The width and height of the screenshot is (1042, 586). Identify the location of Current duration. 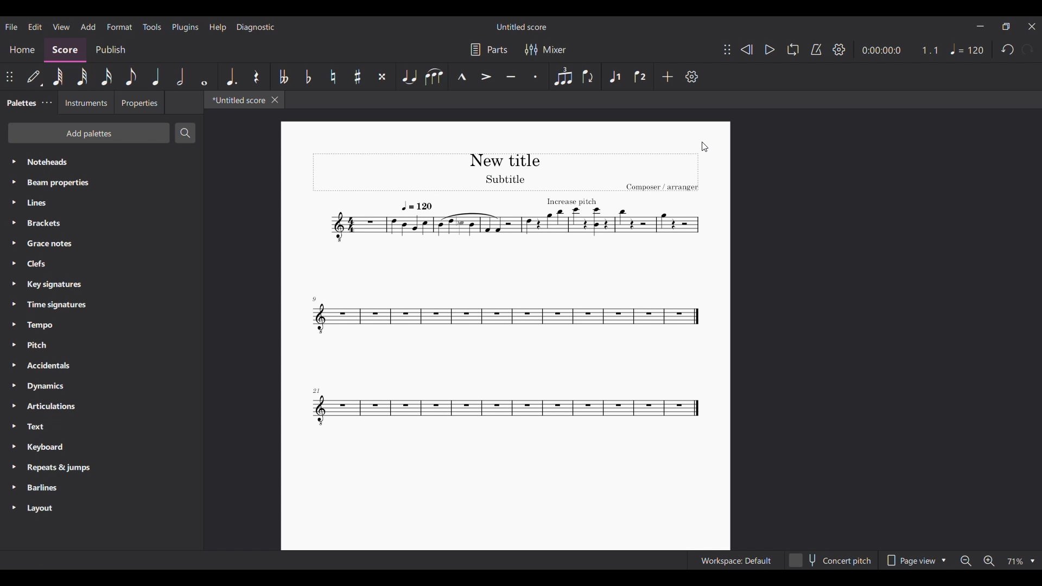
(880, 50).